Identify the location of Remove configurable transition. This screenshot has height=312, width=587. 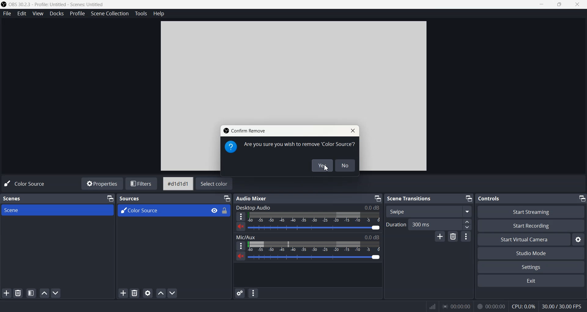
(453, 236).